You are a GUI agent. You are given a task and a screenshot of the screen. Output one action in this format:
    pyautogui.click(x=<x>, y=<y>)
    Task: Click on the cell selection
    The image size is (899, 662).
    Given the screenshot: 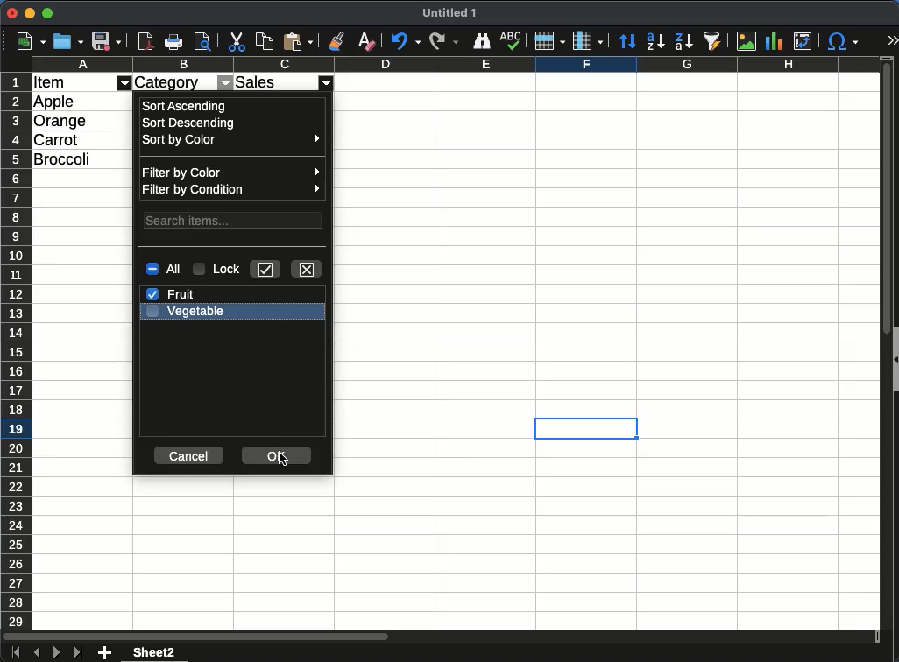 What is the action you would take?
    pyautogui.click(x=586, y=429)
    